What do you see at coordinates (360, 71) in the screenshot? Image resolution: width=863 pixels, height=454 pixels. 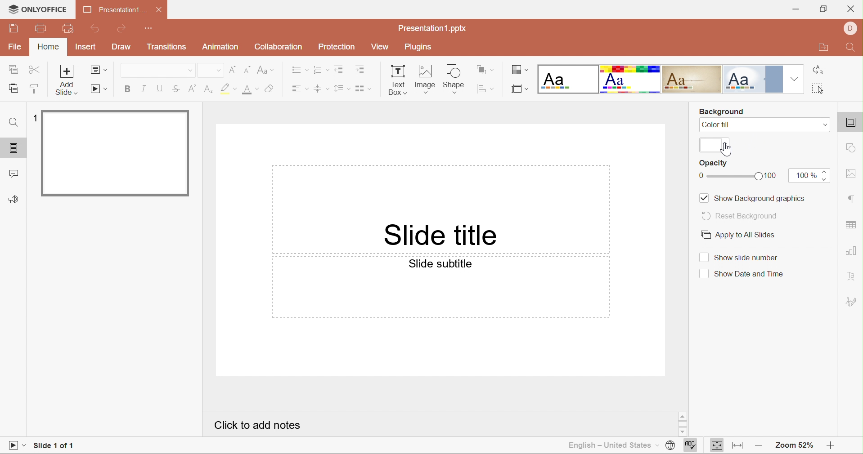 I see `Increase Indent` at bounding box center [360, 71].